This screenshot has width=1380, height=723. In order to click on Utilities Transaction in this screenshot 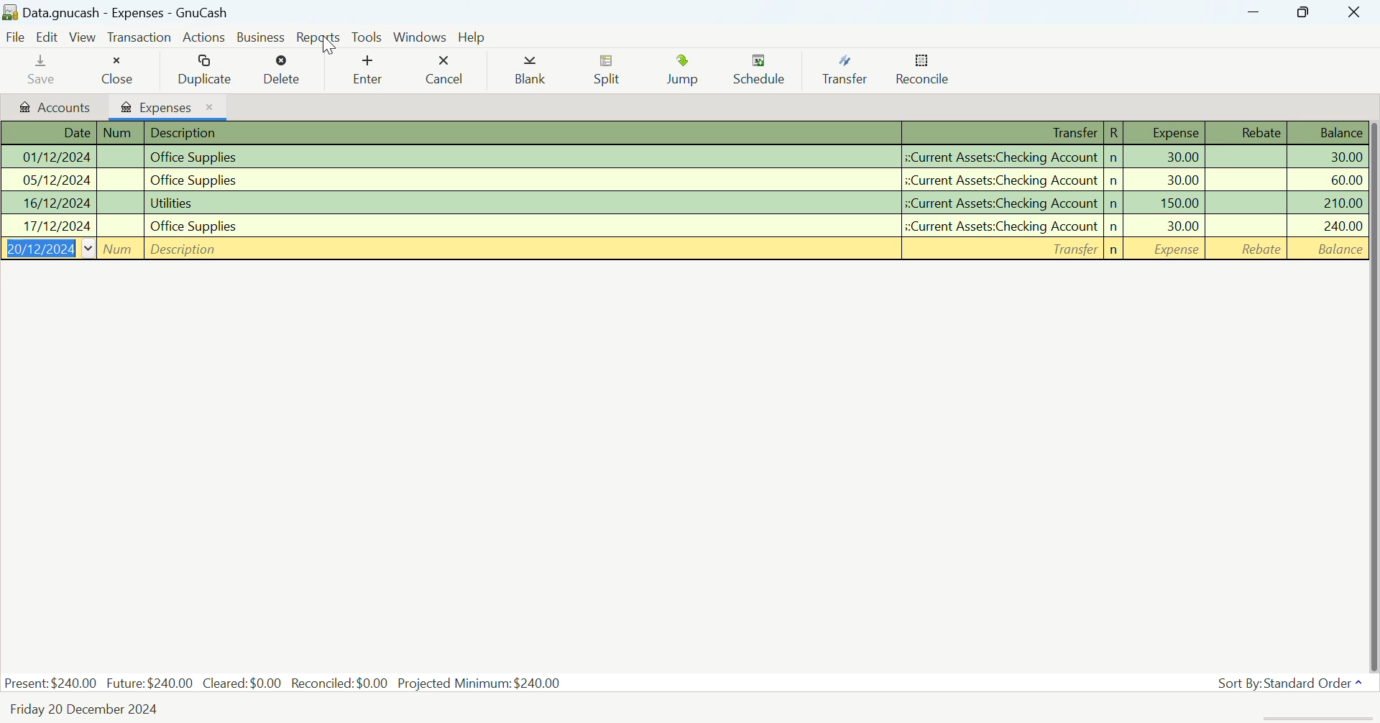, I will do `click(684, 202)`.